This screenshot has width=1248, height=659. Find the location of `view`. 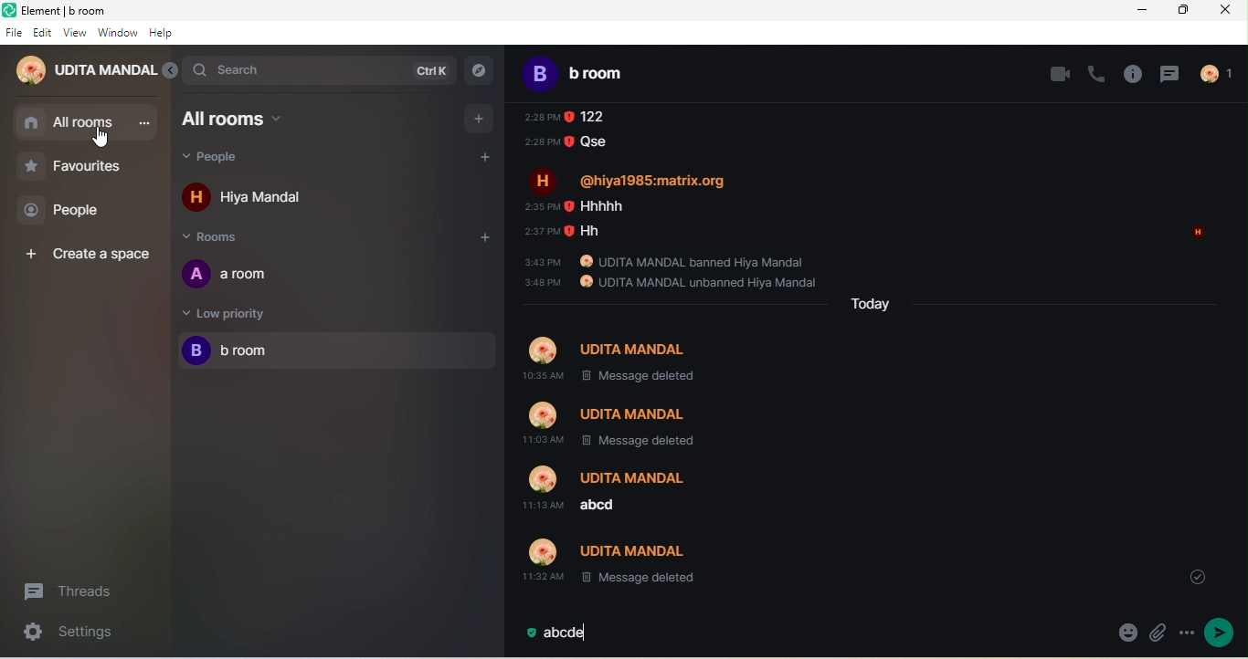

view is located at coordinates (75, 35).